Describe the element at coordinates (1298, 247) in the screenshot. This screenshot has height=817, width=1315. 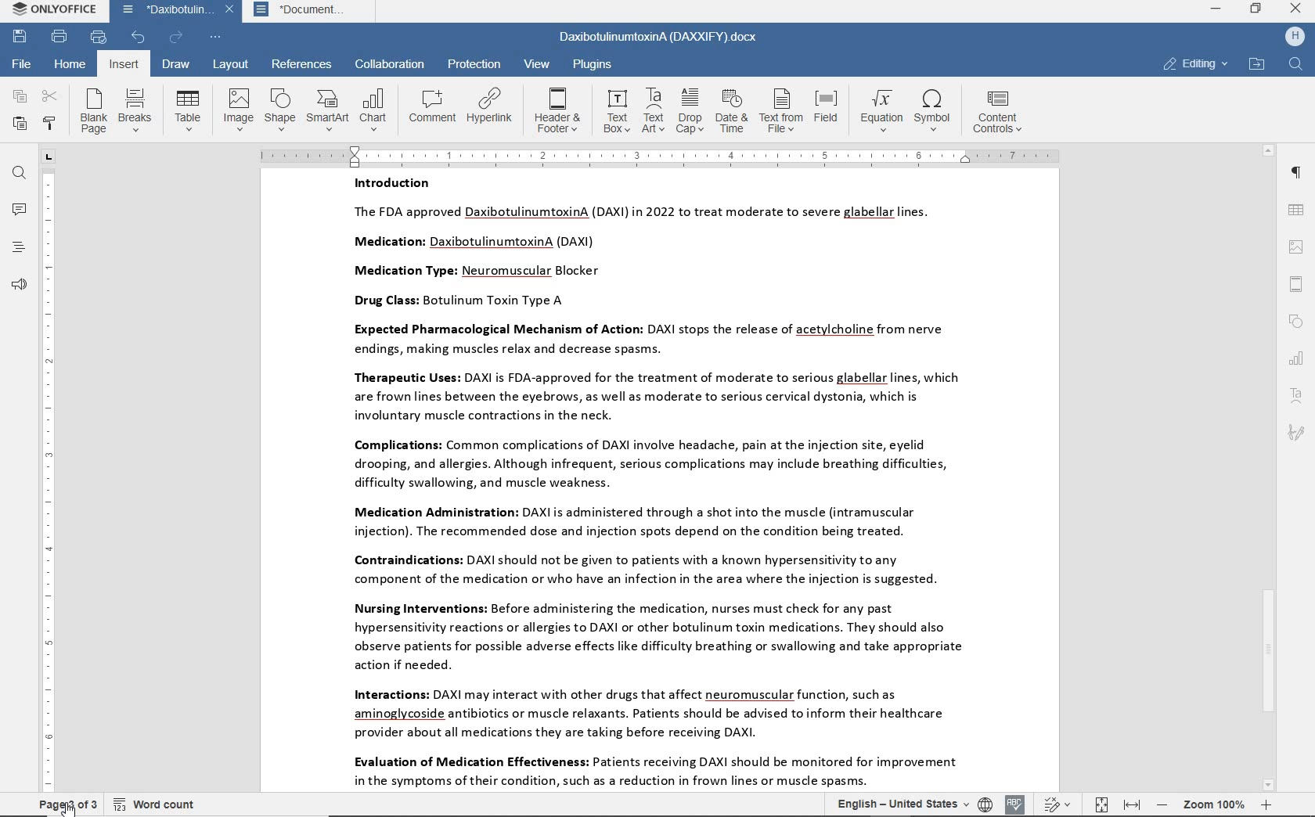
I see `image` at that location.